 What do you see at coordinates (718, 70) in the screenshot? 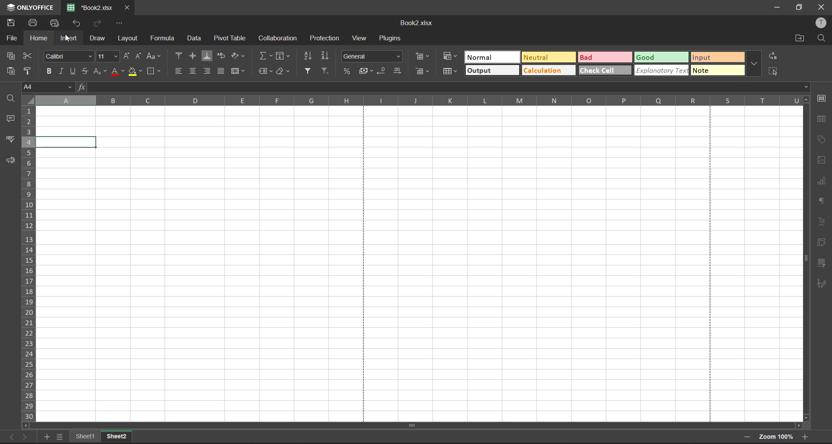
I see `note` at bounding box center [718, 70].